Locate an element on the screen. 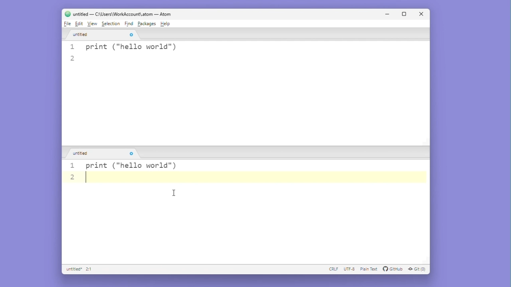 This screenshot has width=511, height=287. Maximize is located at coordinates (405, 15).